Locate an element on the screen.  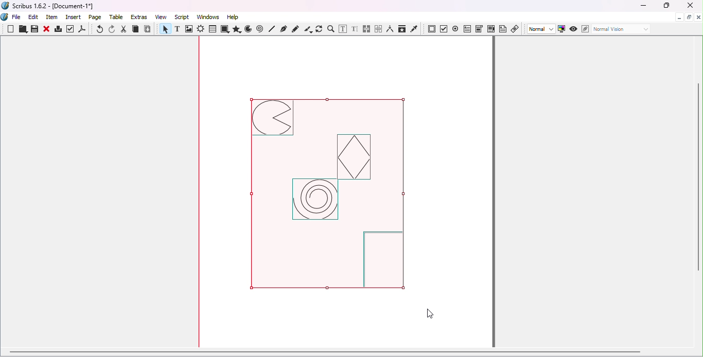
Image frame is located at coordinates (190, 30).